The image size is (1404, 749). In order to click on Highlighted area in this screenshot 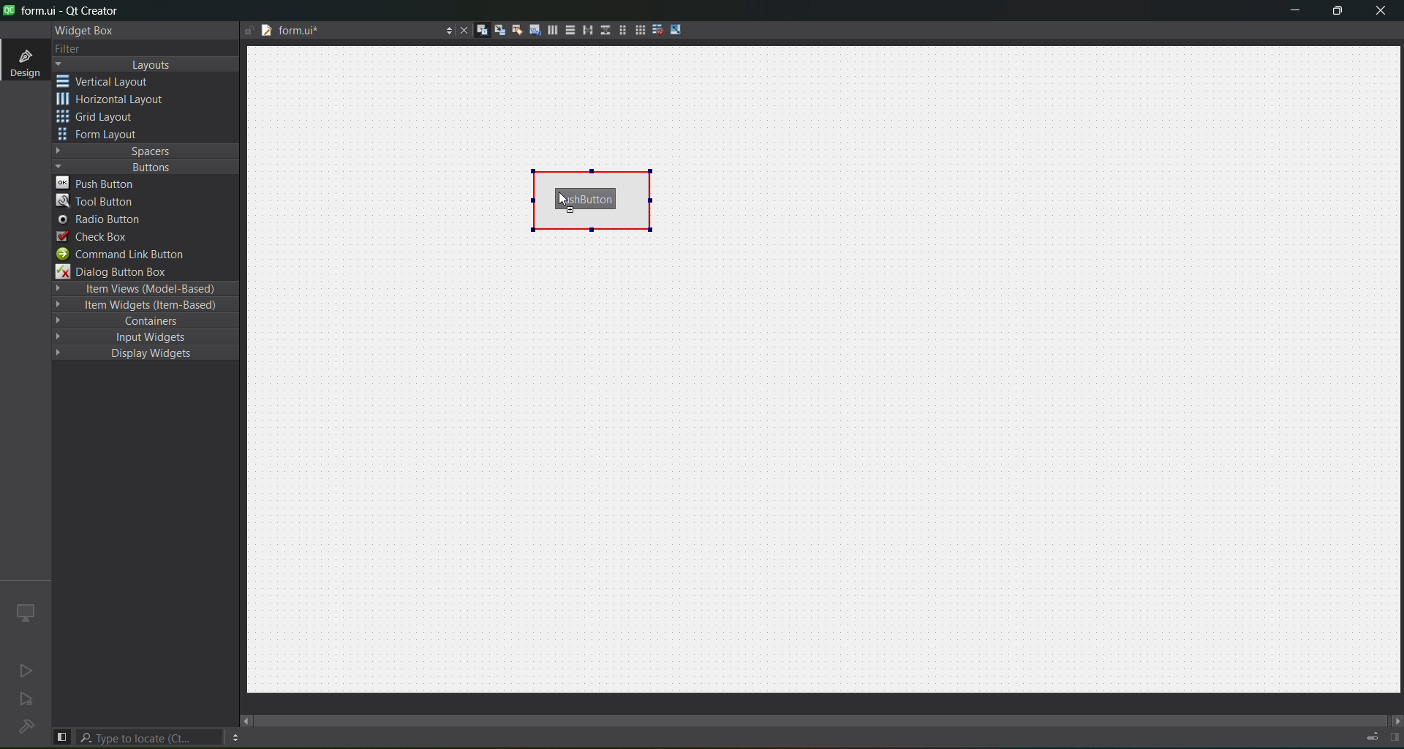, I will do `click(594, 198)`.